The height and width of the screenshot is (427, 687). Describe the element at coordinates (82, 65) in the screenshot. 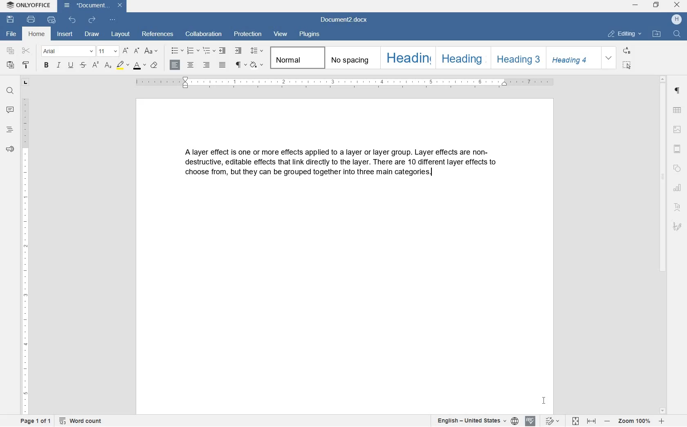

I see `STRIKETHROUGH` at that location.